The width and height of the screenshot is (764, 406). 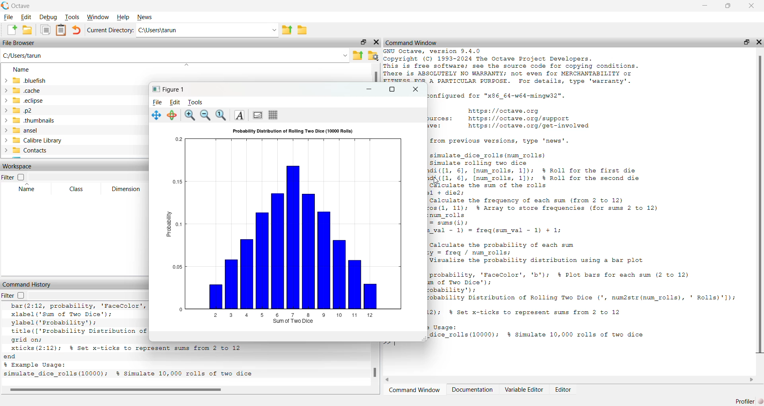 I want to click on Editor, so click(x=563, y=389).